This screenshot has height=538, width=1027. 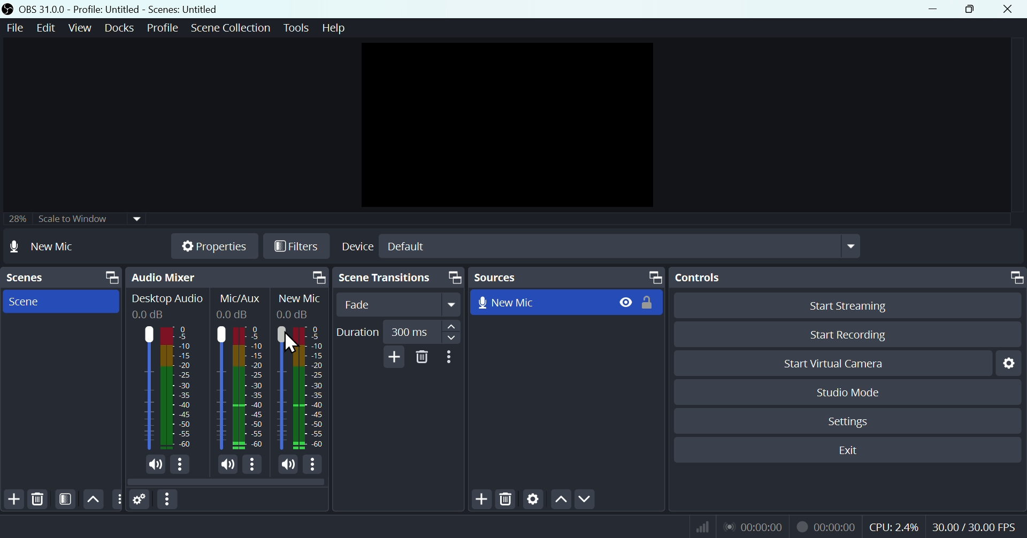 What do you see at coordinates (242, 298) in the screenshot?
I see `` at bounding box center [242, 298].